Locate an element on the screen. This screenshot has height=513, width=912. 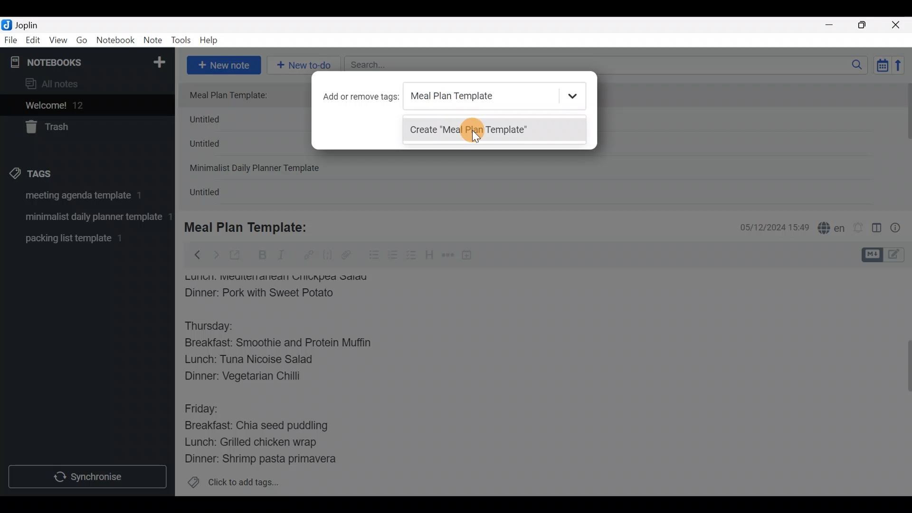
Tag 2 is located at coordinates (87, 218).